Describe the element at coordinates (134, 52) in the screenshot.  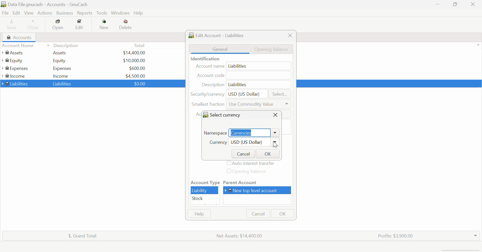
I see `USd` at that location.